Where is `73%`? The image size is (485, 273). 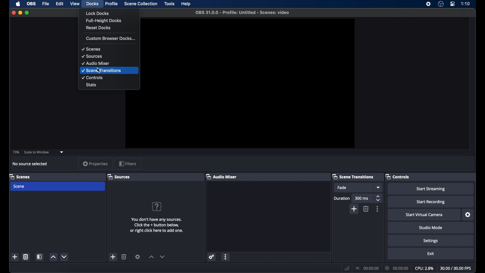 73% is located at coordinates (15, 152).